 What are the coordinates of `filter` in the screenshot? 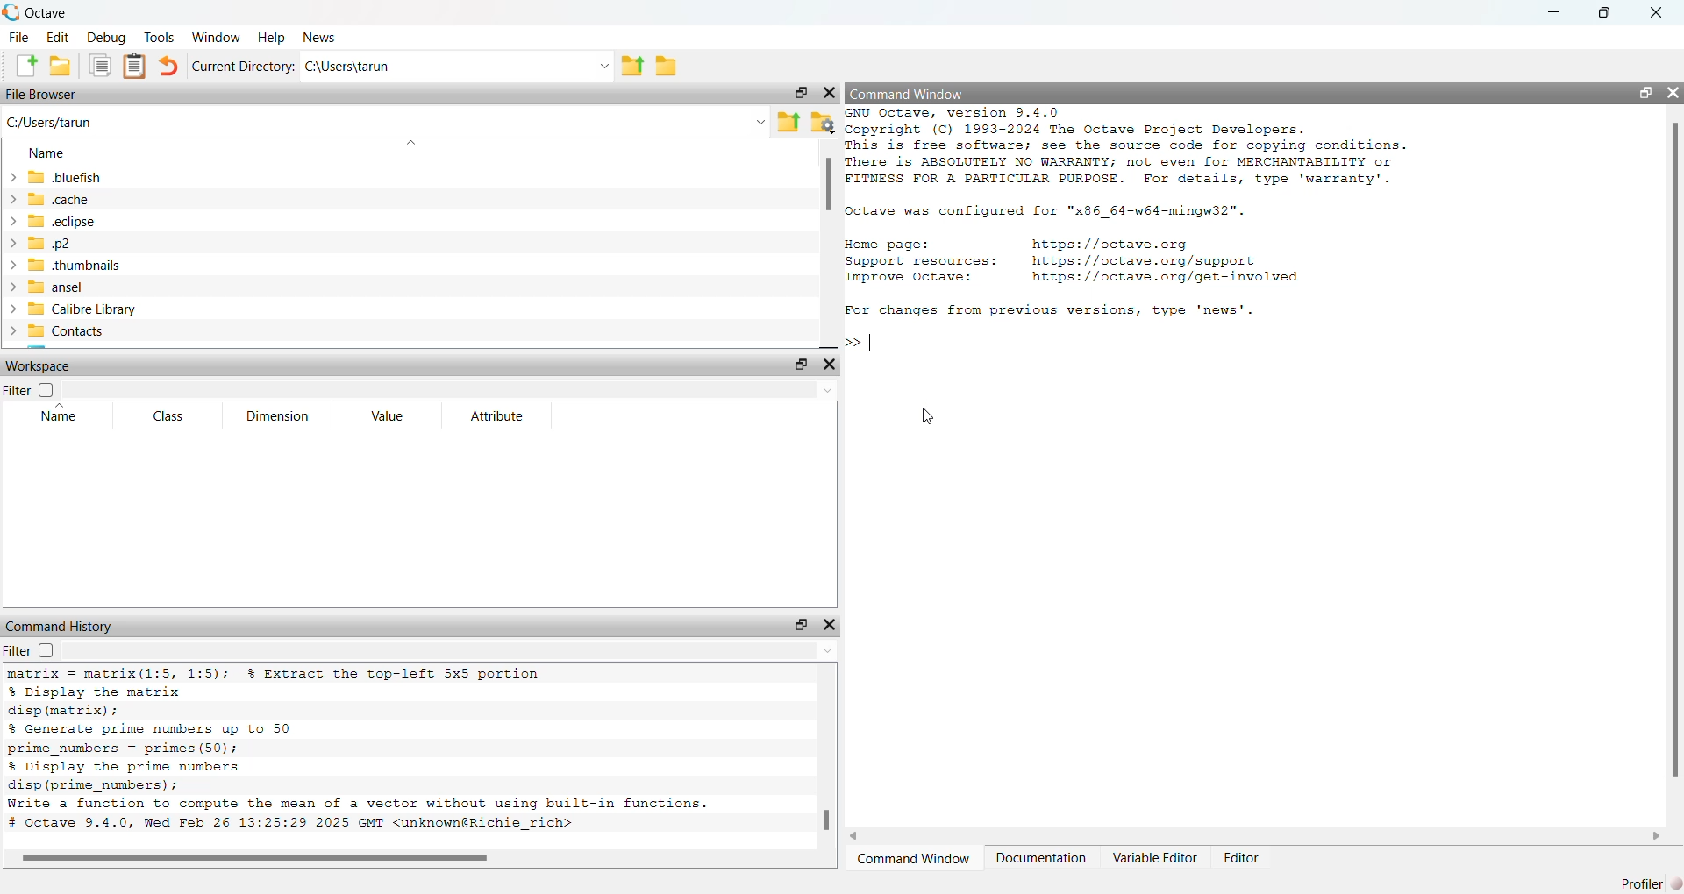 It's located at (30, 650).